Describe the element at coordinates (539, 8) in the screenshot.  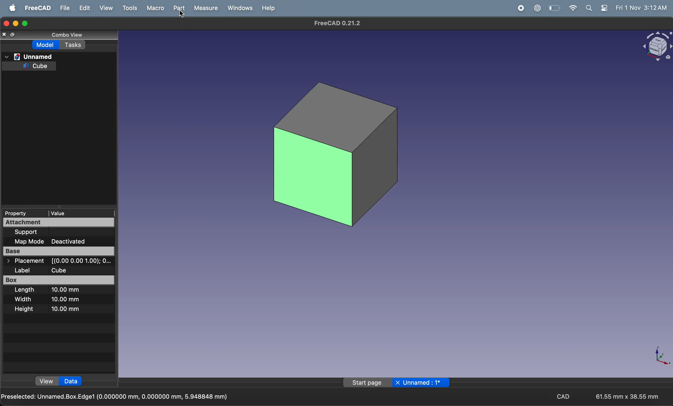
I see `chat gpt` at that location.